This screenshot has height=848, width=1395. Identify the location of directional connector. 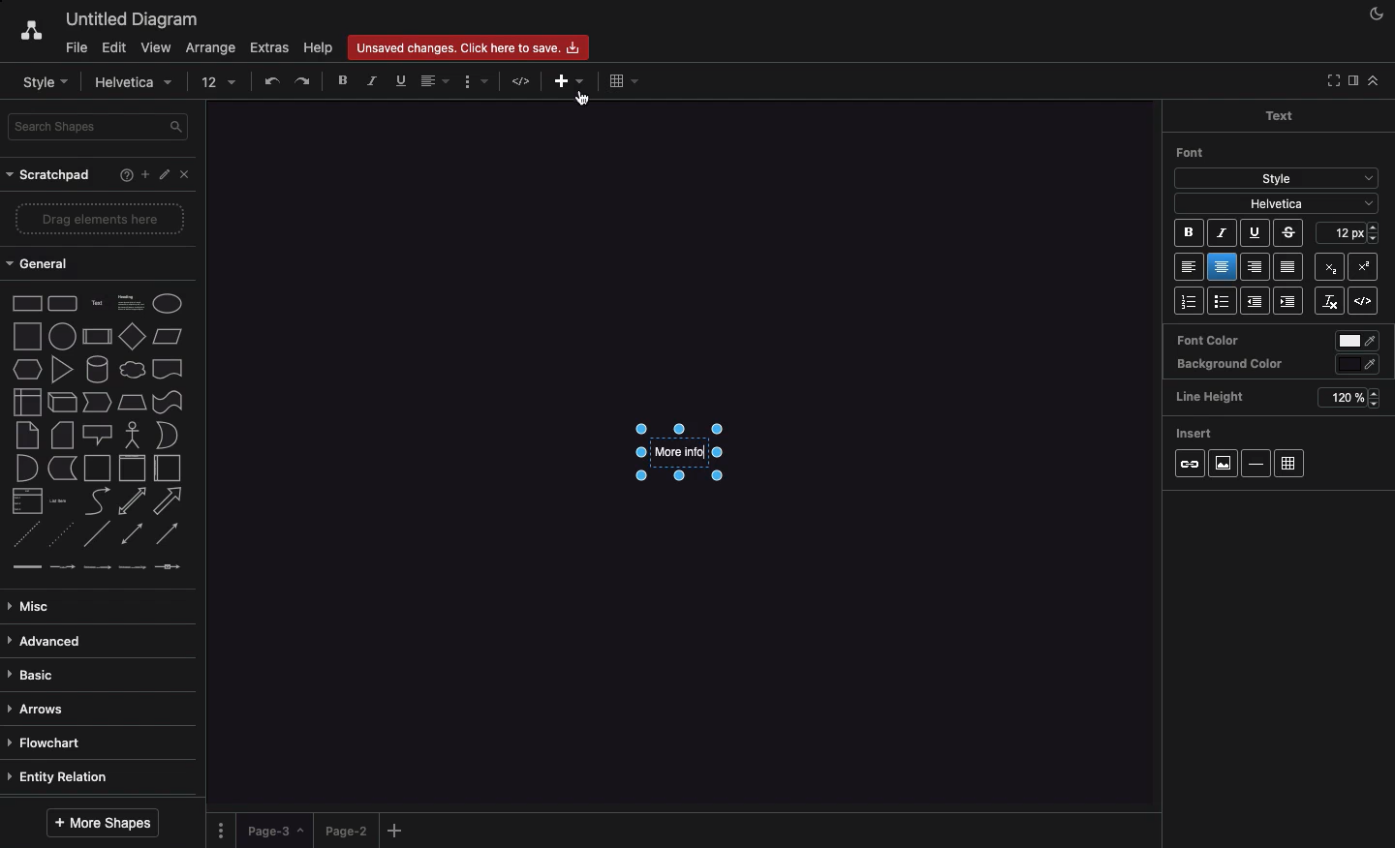
(168, 534).